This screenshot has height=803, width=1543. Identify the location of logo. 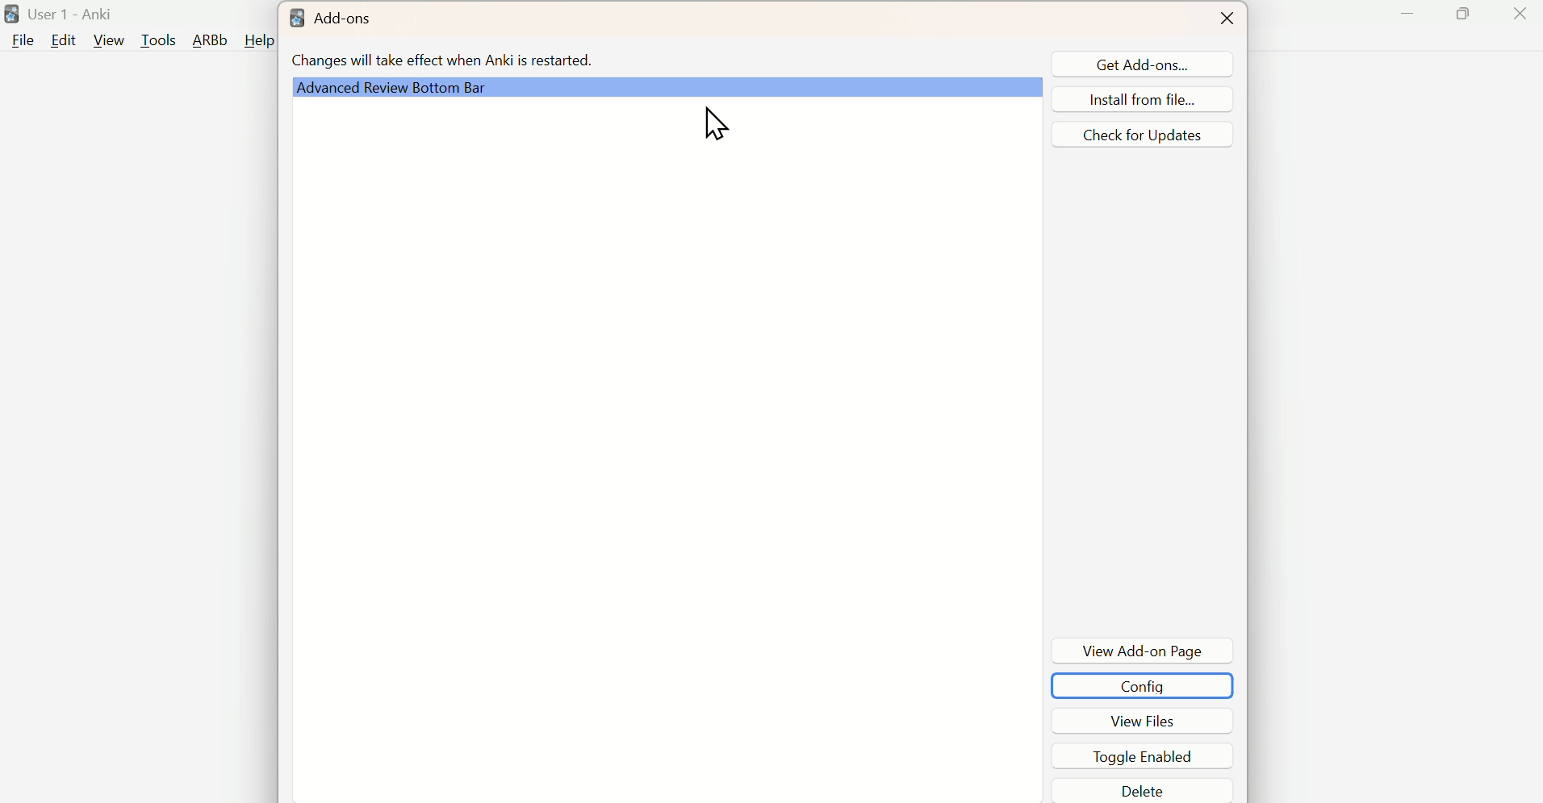
(11, 13).